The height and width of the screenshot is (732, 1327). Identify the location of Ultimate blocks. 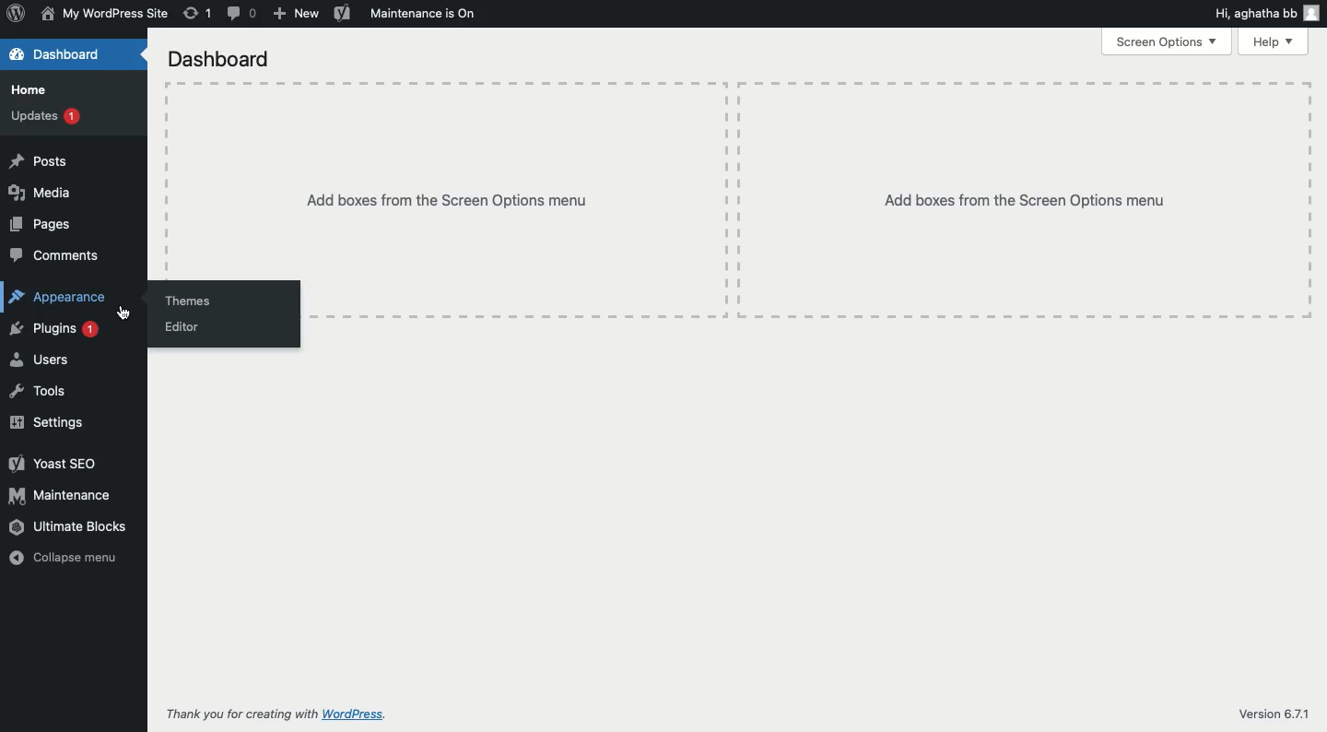
(71, 526).